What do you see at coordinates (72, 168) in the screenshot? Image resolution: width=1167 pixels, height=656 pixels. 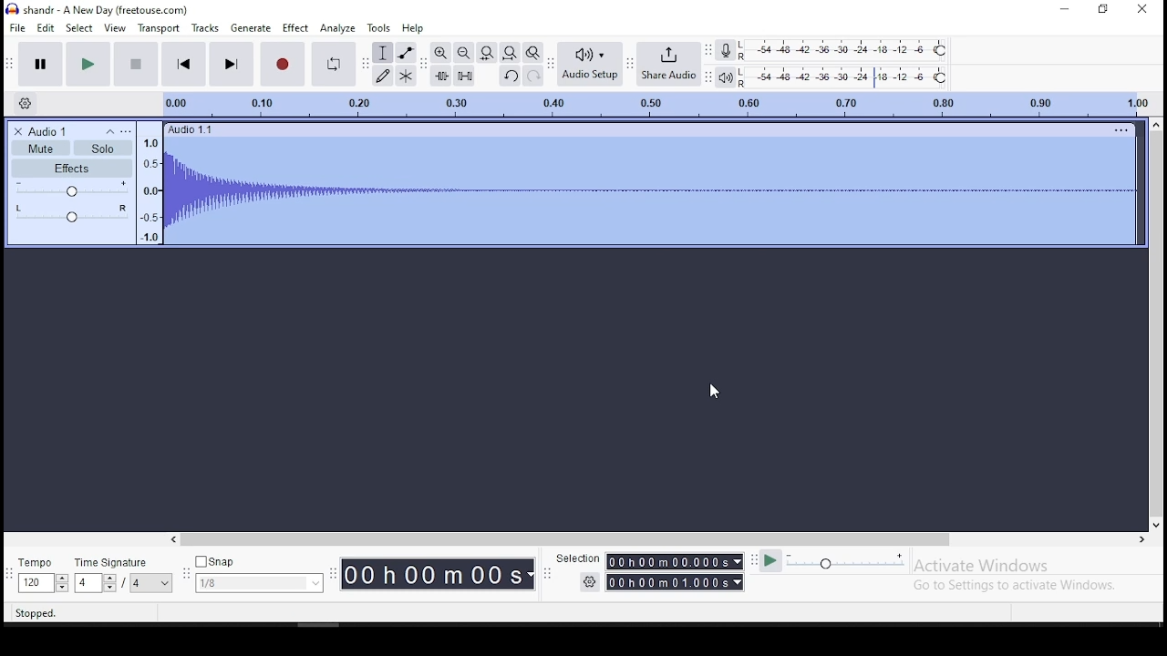 I see `effects` at bounding box center [72, 168].